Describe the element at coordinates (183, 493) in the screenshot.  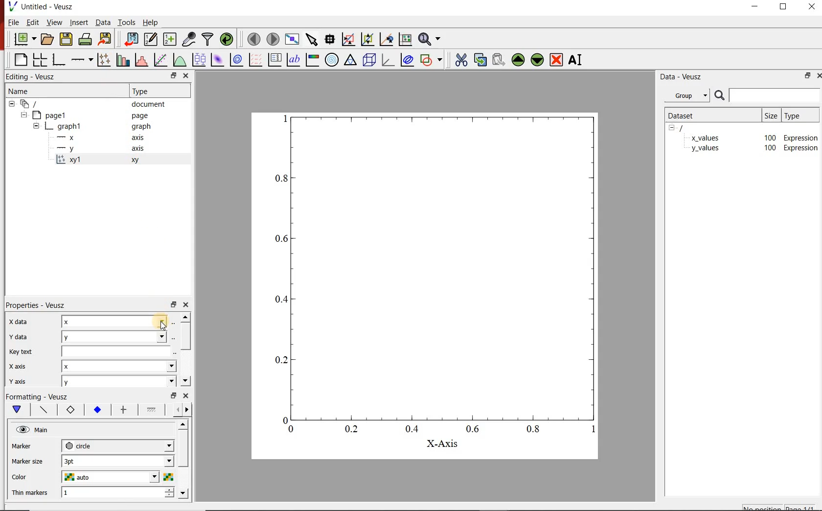
I see `move down` at that location.